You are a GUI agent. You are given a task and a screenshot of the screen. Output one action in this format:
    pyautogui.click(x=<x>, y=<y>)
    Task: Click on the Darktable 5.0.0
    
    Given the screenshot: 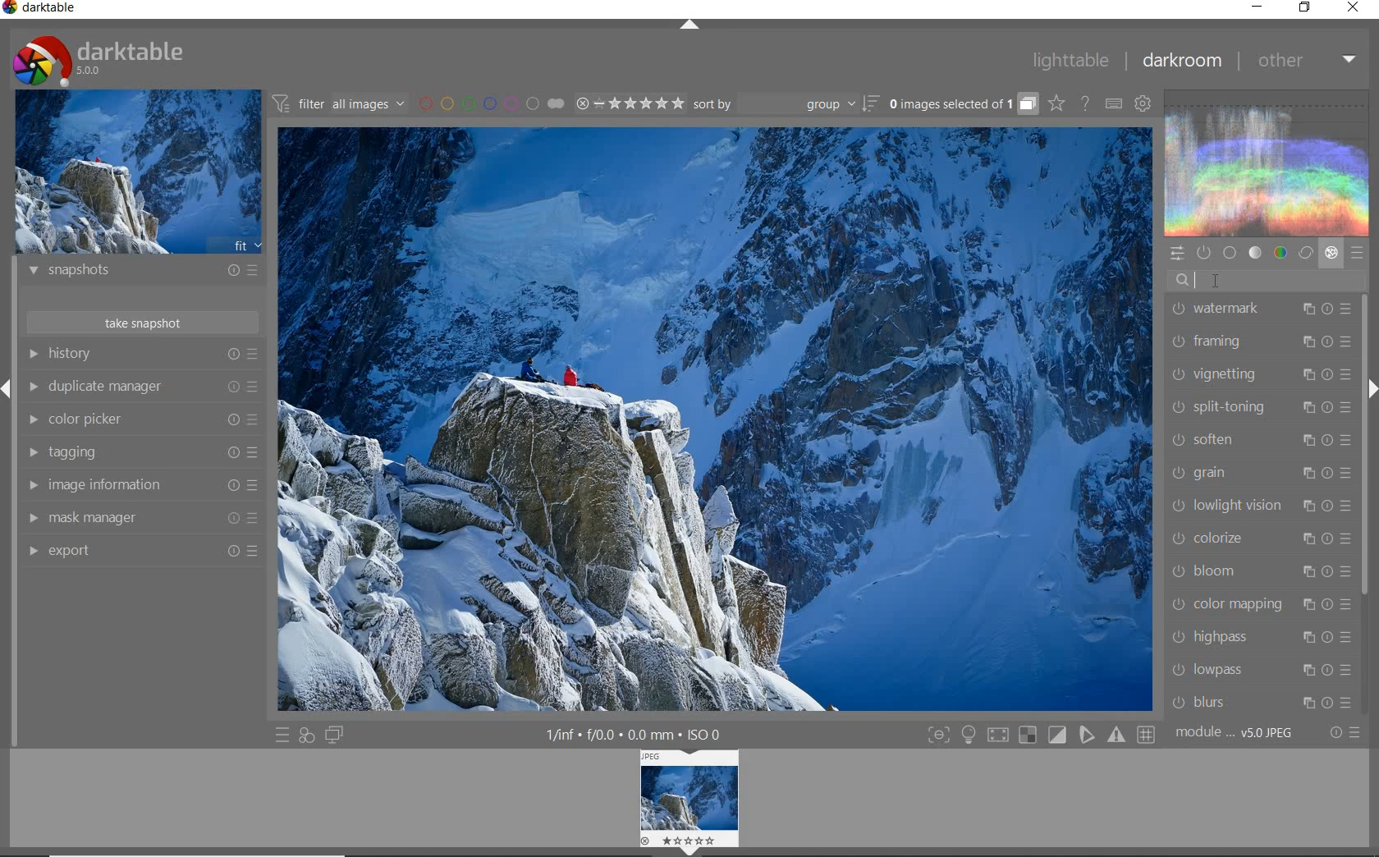 What is the action you would take?
    pyautogui.click(x=98, y=61)
    